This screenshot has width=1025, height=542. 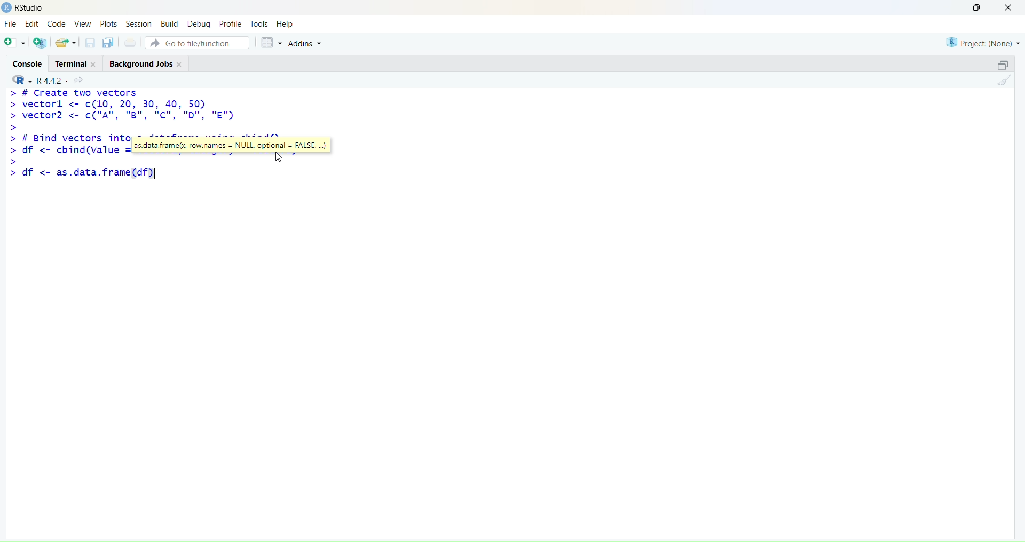 I want to click on save all open document, so click(x=109, y=43).